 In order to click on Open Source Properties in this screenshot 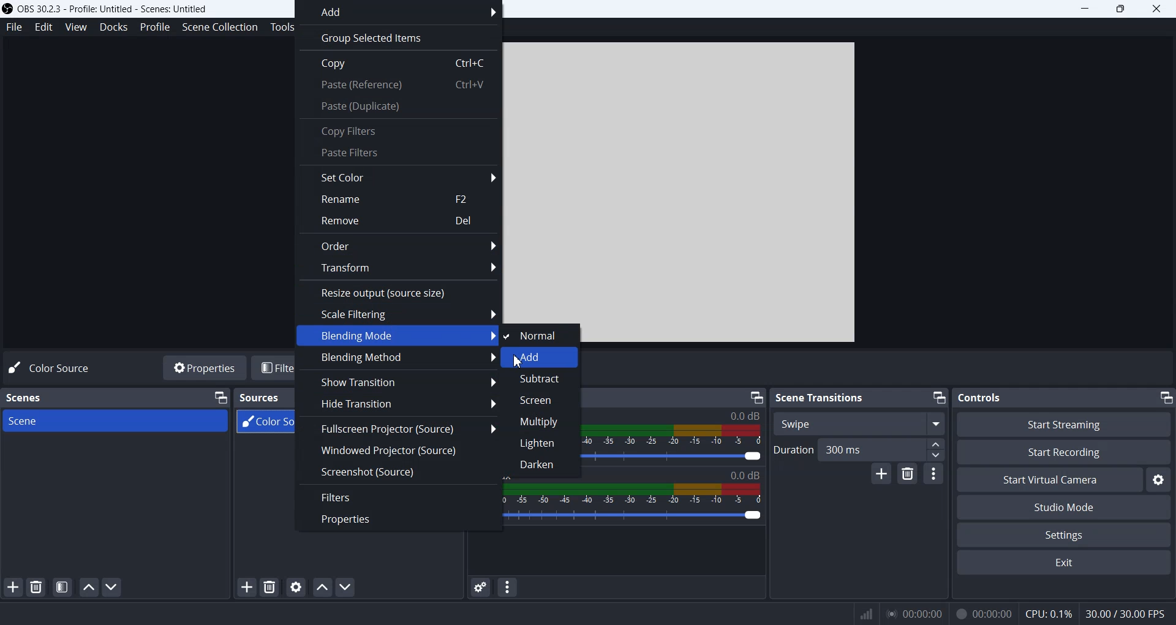, I will do `click(296, 587)`.